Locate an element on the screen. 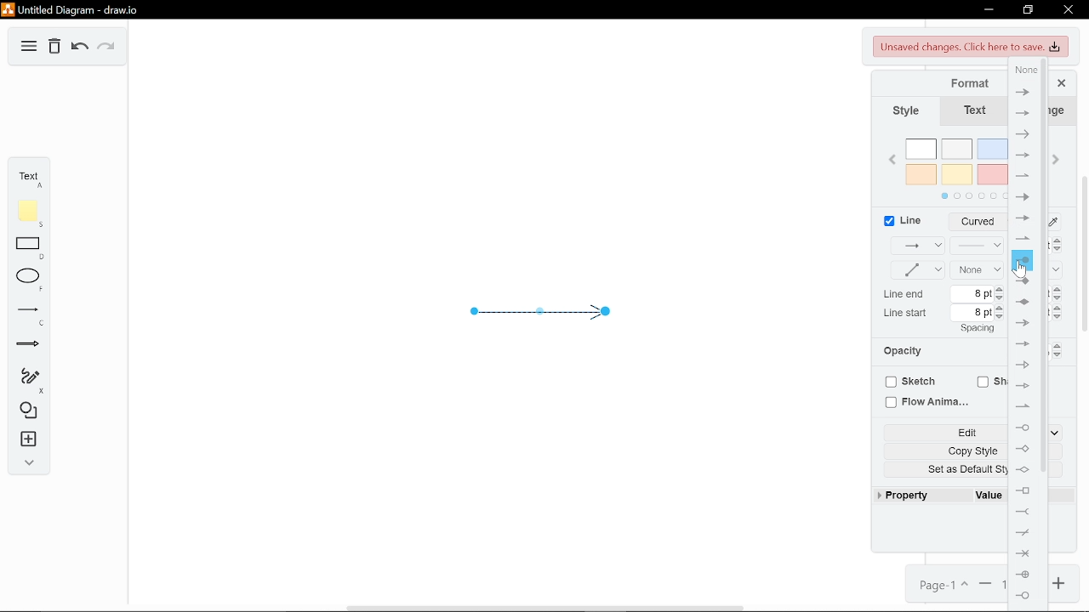 This screenshot has height=612, width=1089. Opacity is located at coordinates (909, 353).